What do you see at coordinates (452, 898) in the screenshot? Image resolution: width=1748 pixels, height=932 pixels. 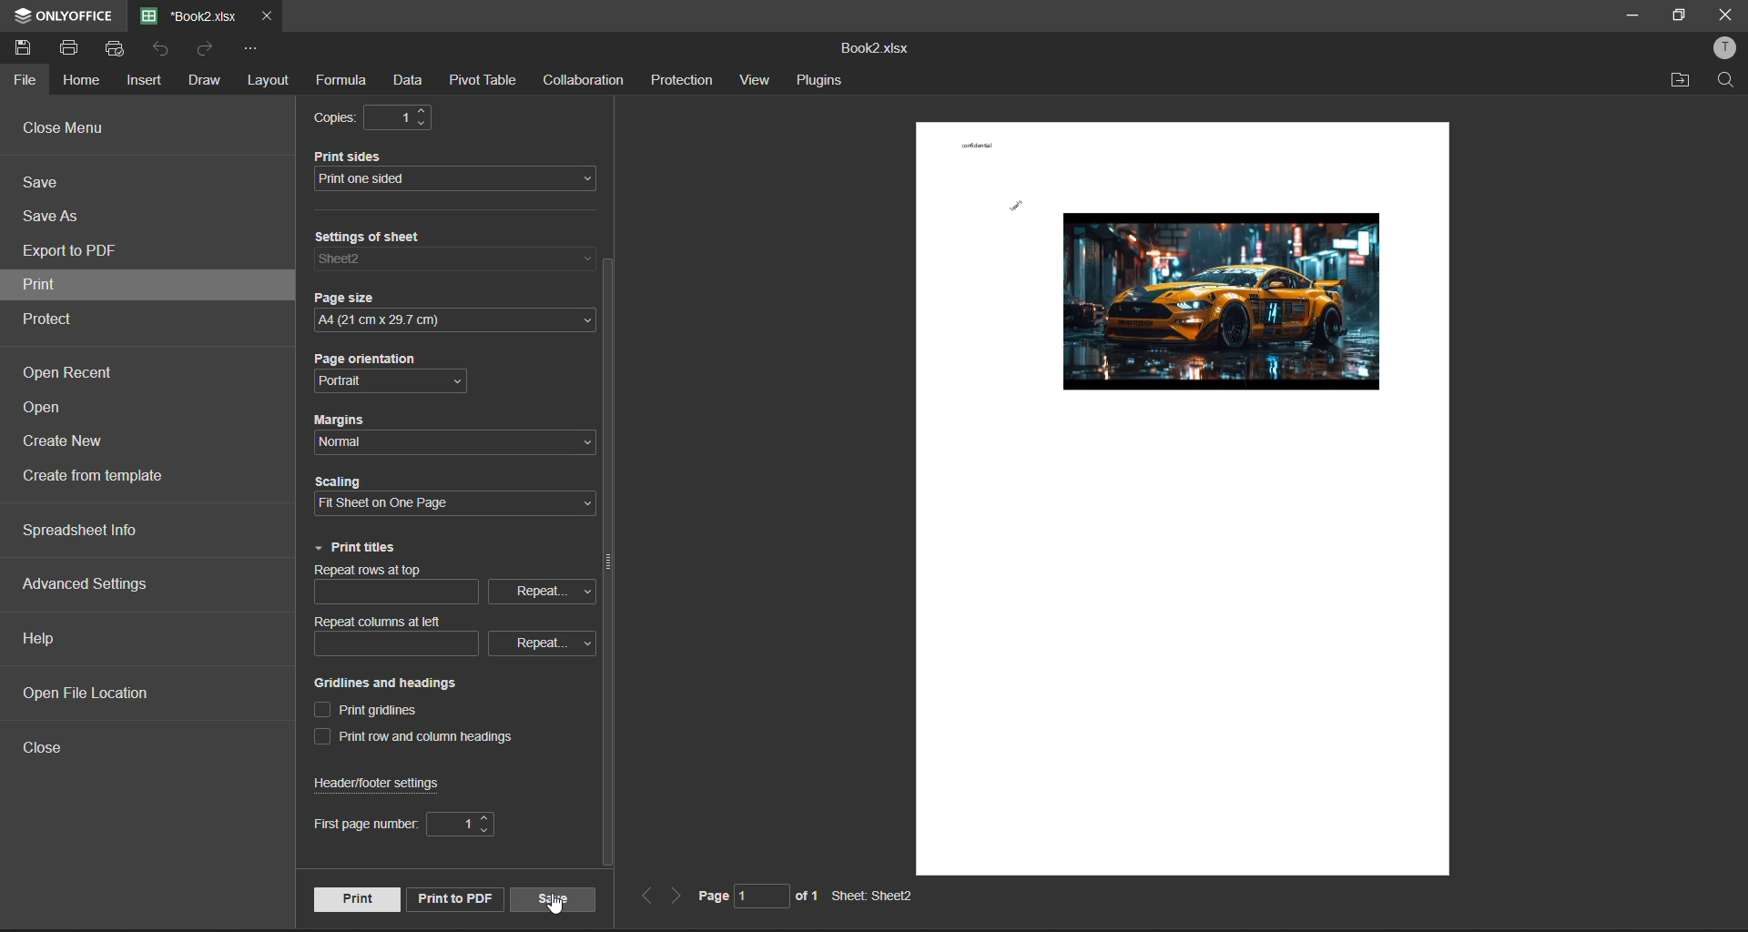 I see `print to pdf` at bounding box center [452, 898].